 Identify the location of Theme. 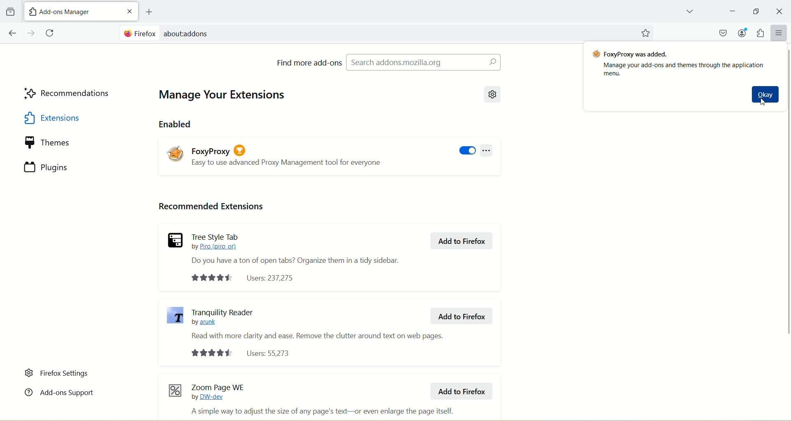
(70, 143).